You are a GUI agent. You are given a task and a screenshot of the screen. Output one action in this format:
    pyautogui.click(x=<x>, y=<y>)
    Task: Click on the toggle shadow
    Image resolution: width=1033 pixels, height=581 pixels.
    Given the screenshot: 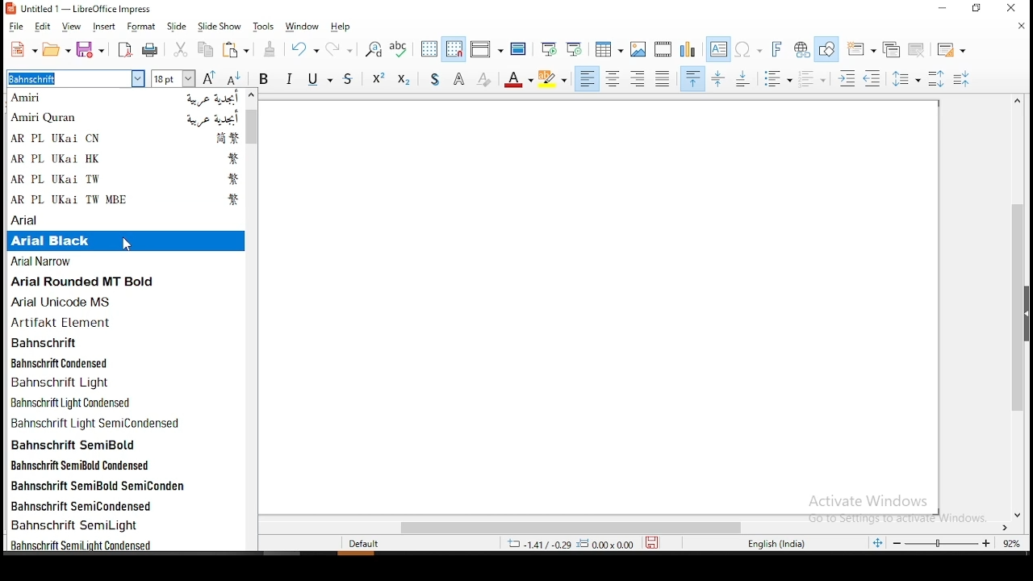 What is the action you would take?
    pyautogui.click(x=432, y=79)
    